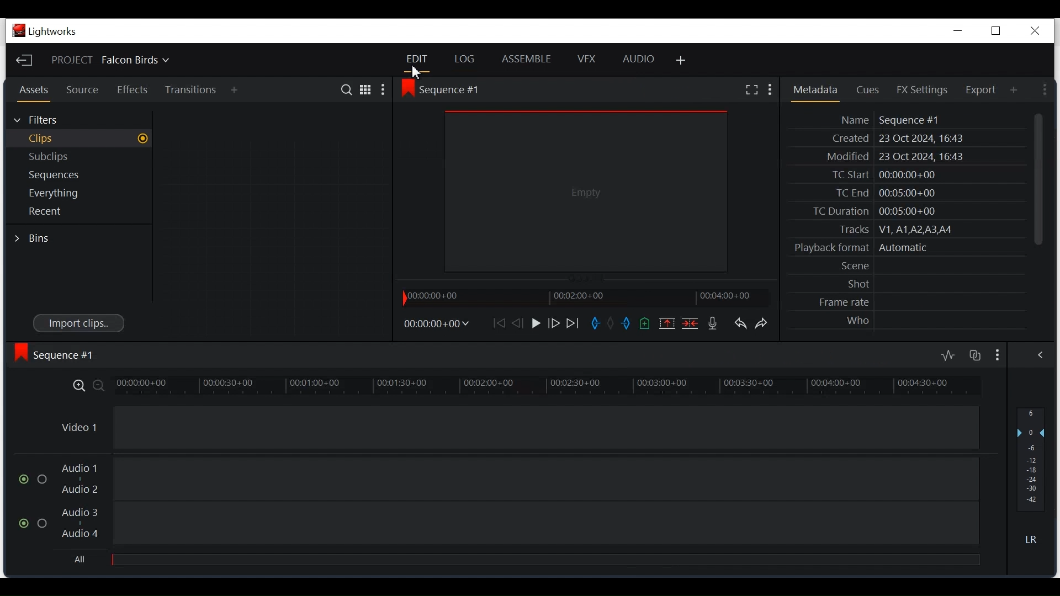 The image size is (1060, 596). Describe the element at coordinates (982, 91) in the screenshot. I see `Export` at that location.